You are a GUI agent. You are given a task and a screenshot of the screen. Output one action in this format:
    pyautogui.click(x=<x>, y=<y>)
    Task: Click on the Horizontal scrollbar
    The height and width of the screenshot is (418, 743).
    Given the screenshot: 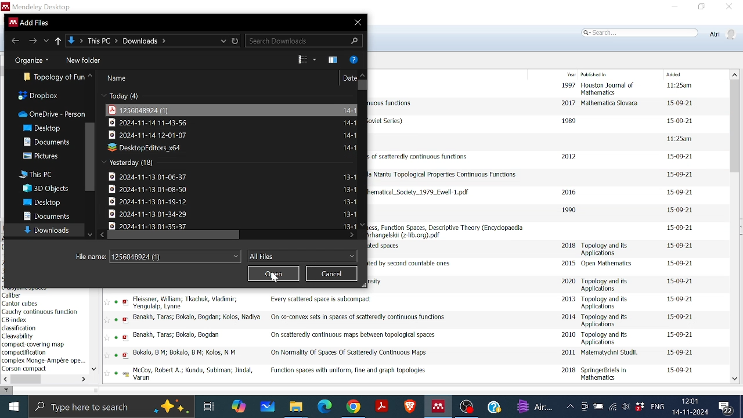 What is the action you would take?
    pyautogui.click(x=26, y=380)
    